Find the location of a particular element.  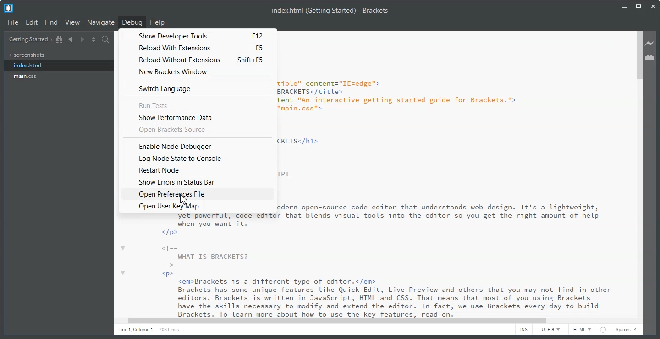

Spaces: 4 is located at coordinates (626, 330).